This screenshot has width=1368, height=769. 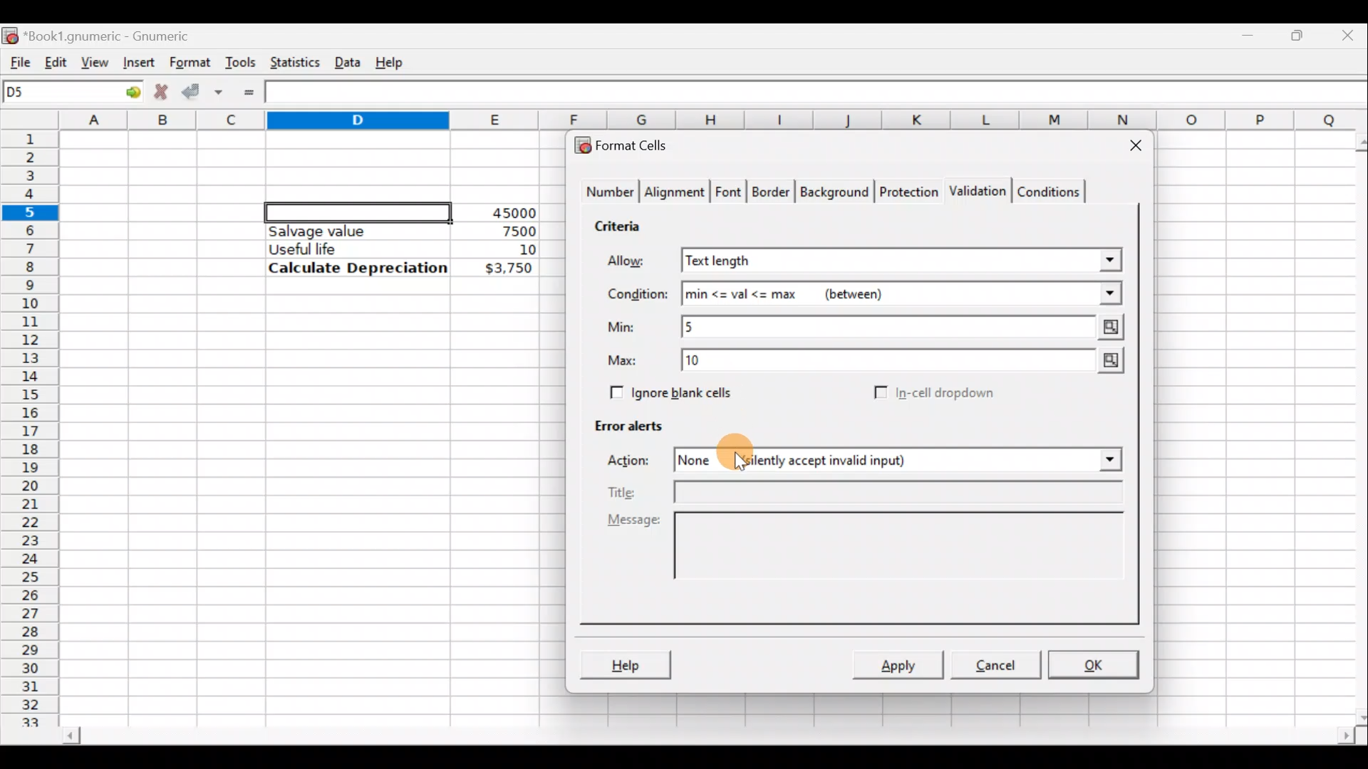 What do you see at coordinates (993, 664) in the screenshot?
I see `Cancel` at bounding box center [993, 664].